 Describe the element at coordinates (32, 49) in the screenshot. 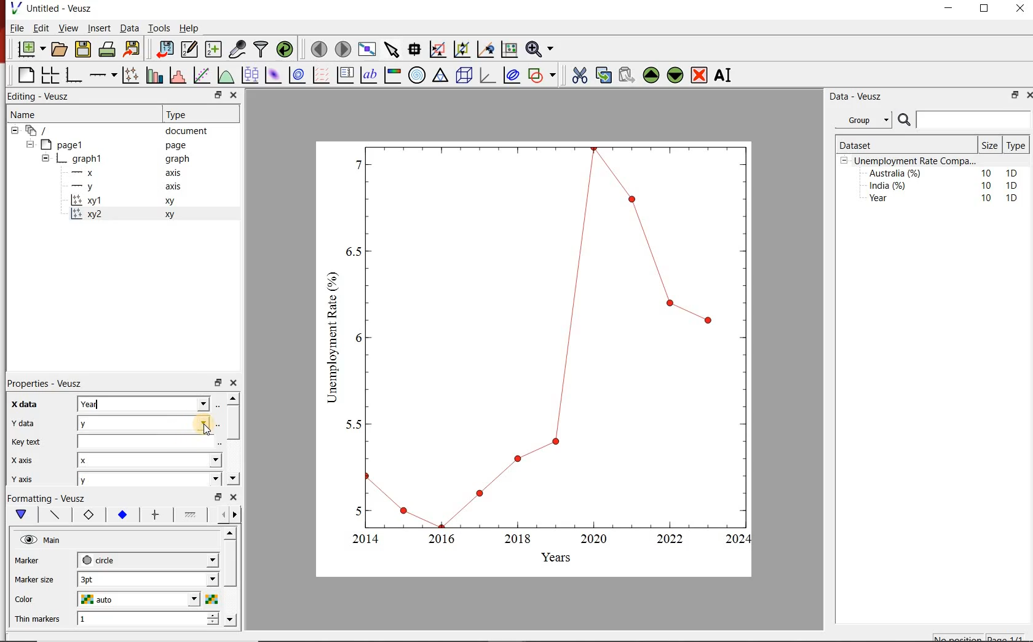

I see `new document` at that location.